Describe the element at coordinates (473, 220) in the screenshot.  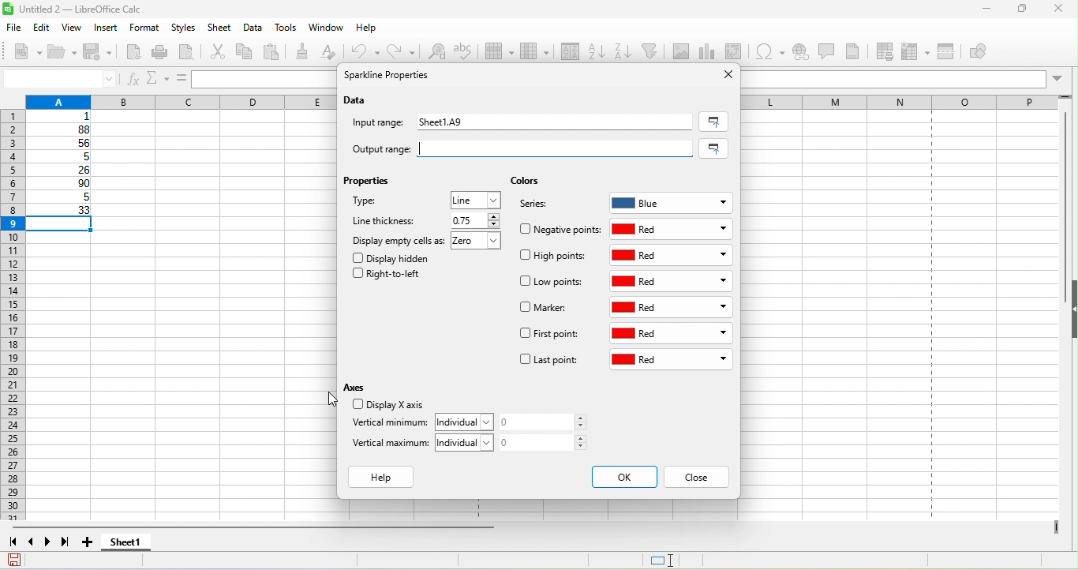
I see `0.75` at that location.